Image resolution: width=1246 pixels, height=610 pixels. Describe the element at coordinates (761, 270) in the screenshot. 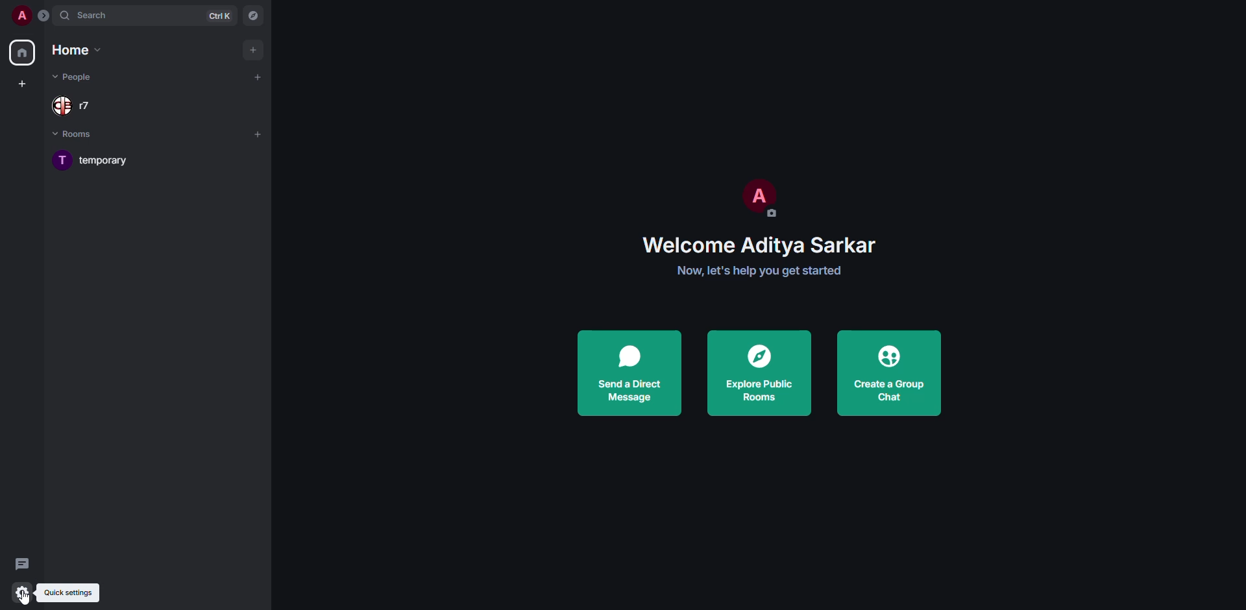

I see `get started` at that location.